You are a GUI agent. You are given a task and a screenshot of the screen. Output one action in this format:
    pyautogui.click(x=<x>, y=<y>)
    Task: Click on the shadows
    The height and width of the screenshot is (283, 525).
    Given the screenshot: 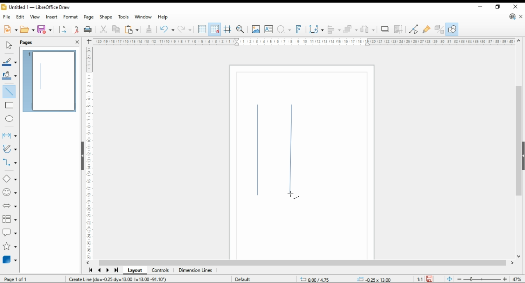 What is the action you would take?
    pyautogui.click(x=385, y=29)
    